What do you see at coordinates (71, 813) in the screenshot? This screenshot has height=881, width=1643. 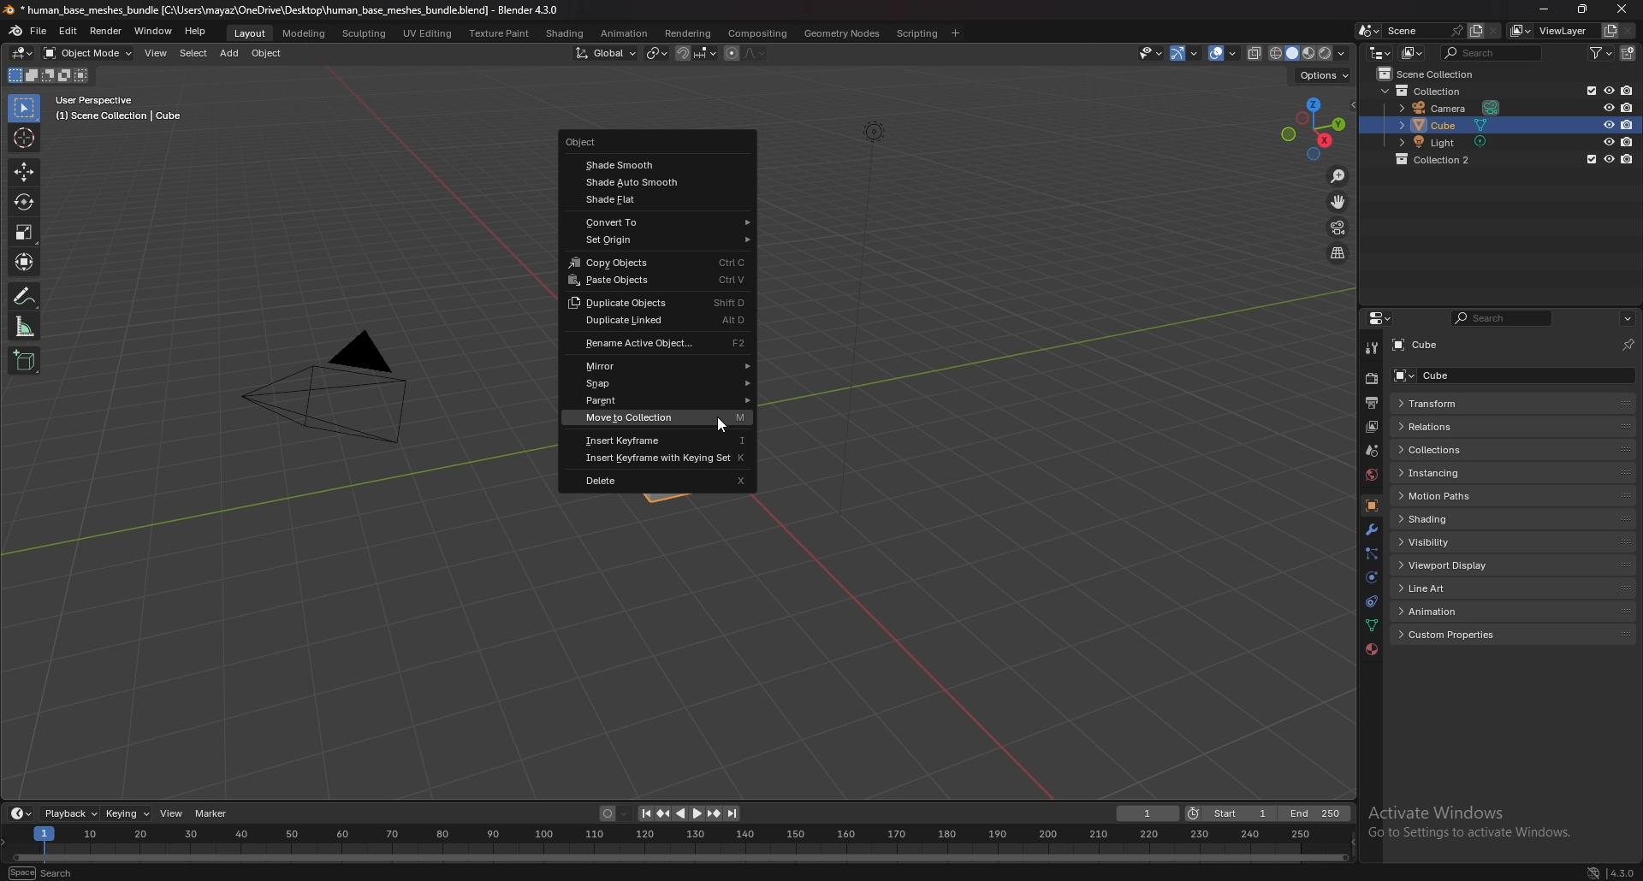 I see `playback` at bounding box center [71, 813].